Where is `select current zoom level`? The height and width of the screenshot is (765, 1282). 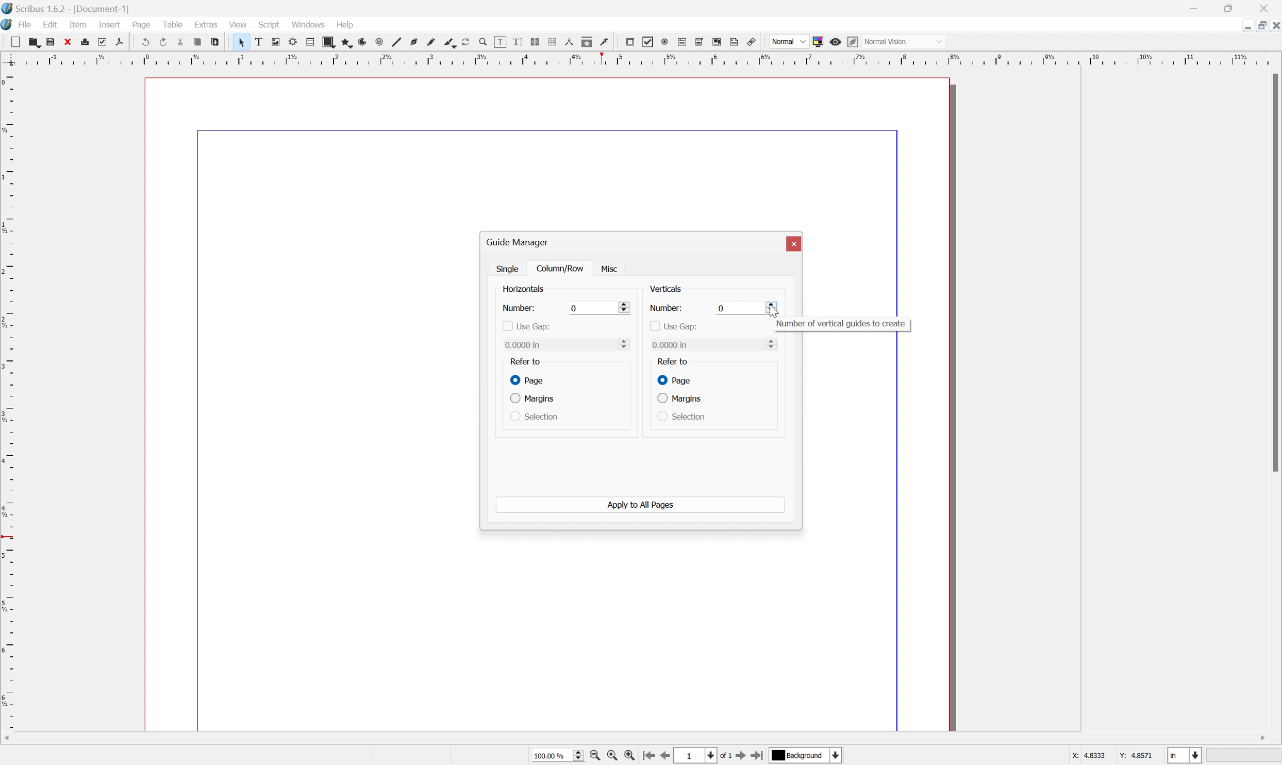
select current zoom level is located at coordinates (558, 756).